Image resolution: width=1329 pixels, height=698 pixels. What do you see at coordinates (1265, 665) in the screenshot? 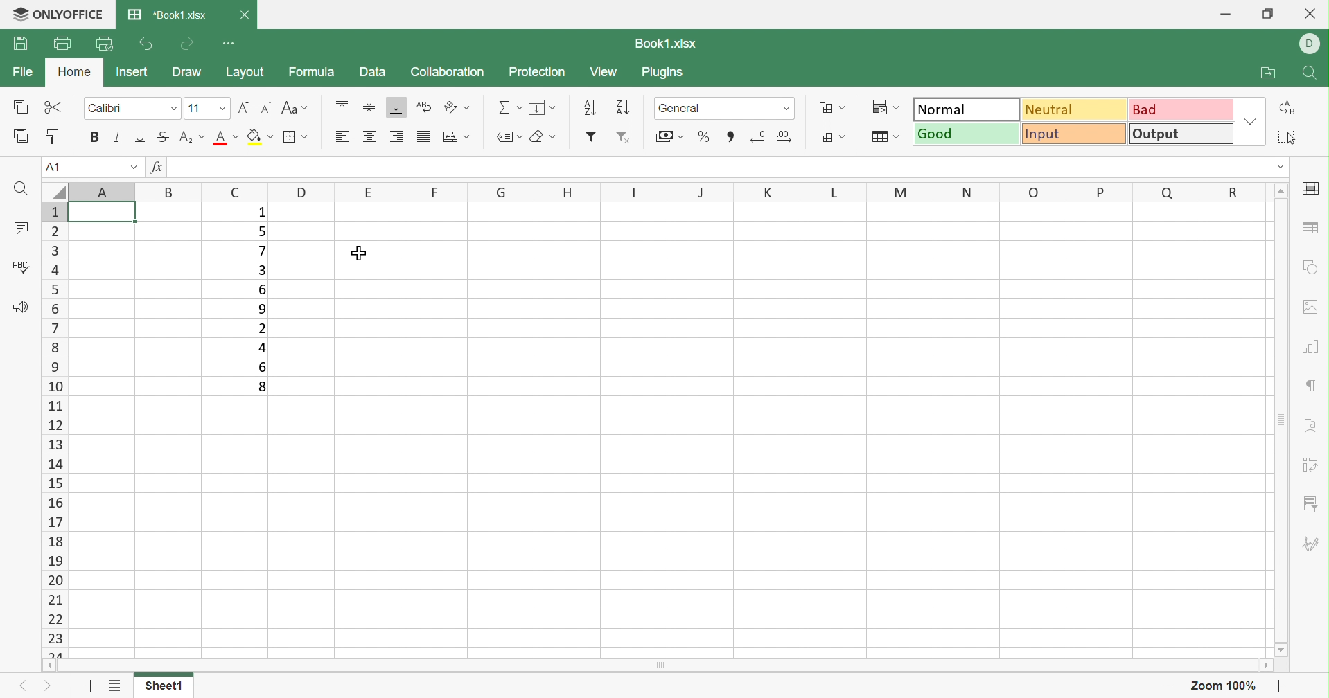
I see `Scroll Right` at bounding box center [1265, 665].